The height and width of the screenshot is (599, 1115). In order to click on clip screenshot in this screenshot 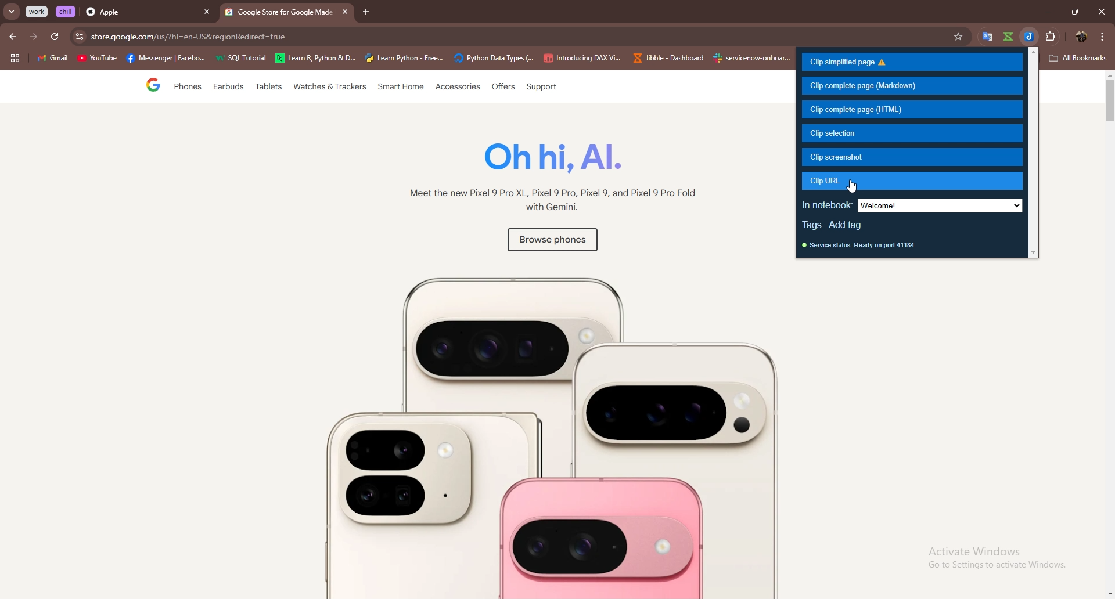, I will do `click(913, 157)`.